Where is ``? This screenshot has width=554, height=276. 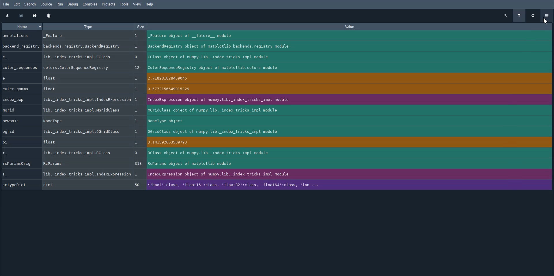  is located at coordinates (136, 88).